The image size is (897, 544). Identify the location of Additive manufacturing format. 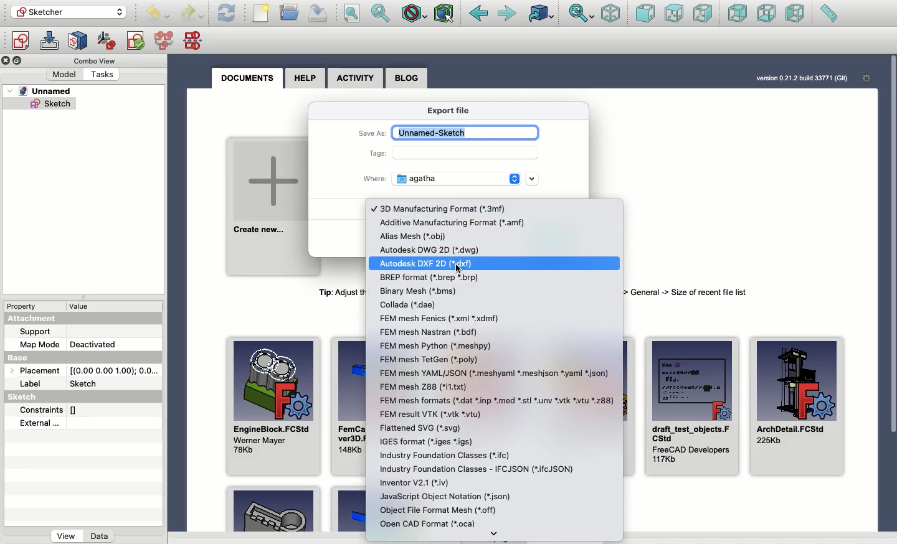
(452, 222).